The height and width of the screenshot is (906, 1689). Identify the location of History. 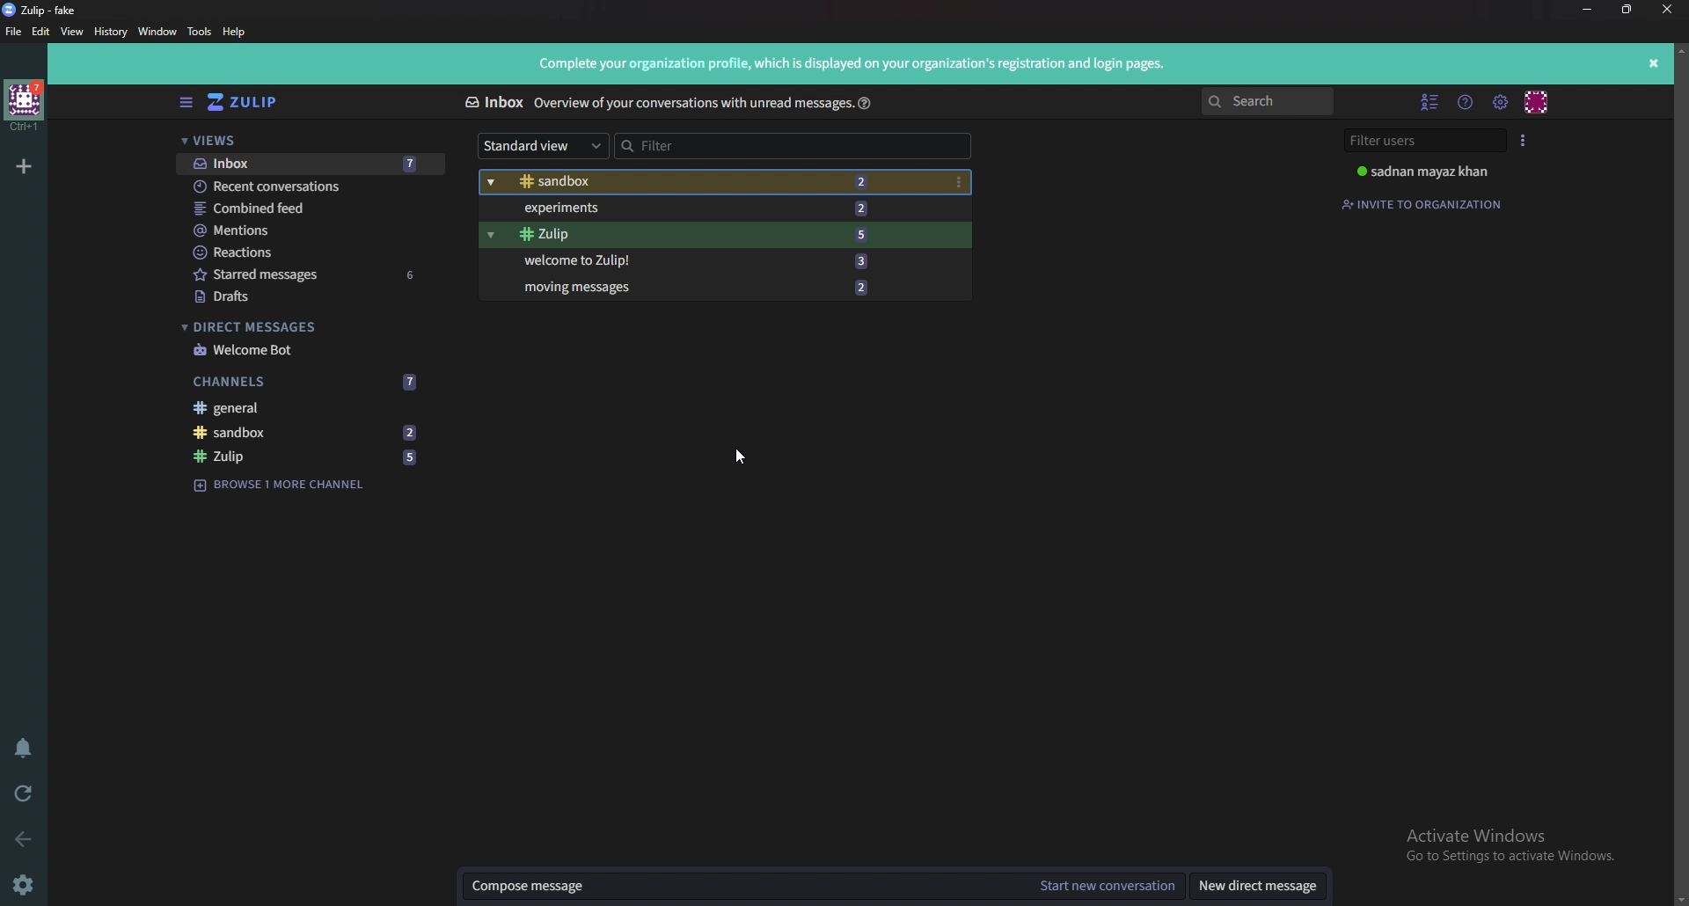
(110, 33).